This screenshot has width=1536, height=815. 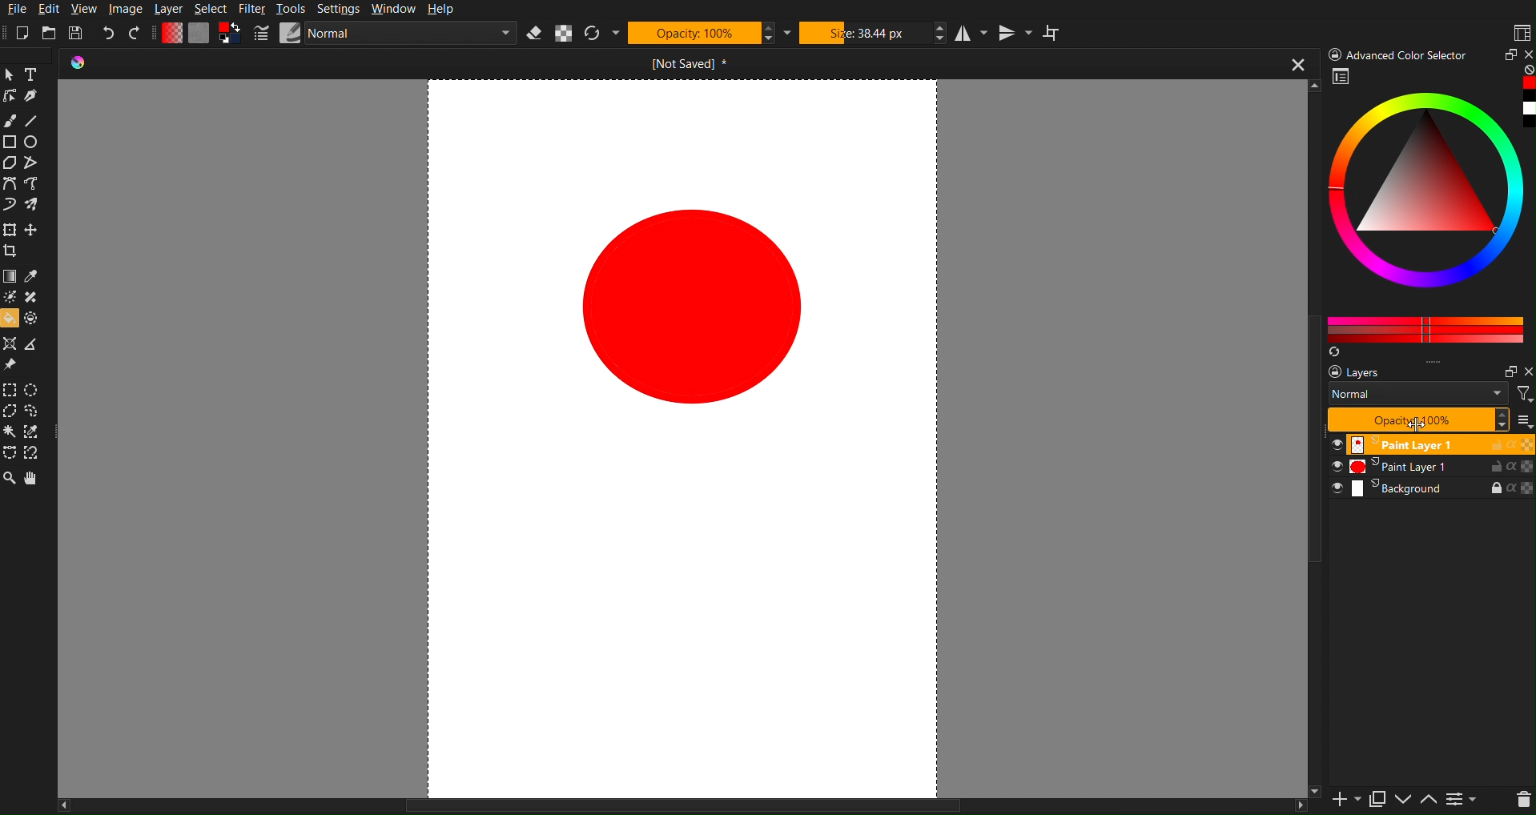 I want to click on Lasso, so click(x=34, y=412).